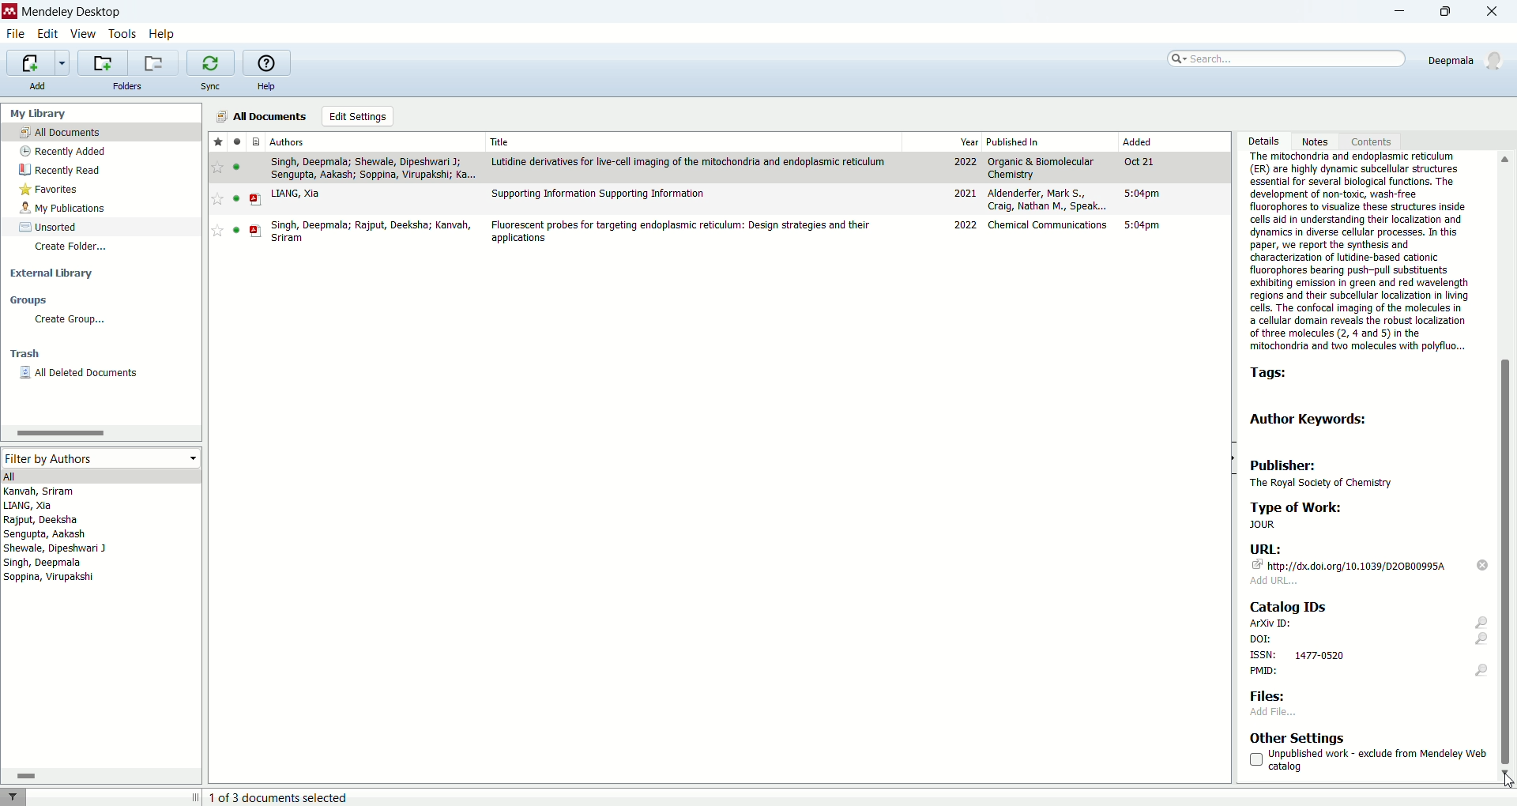  Describe the element at coordinates (1508, 466) in the screenshot. I see `vertical scroll bar` at that location.